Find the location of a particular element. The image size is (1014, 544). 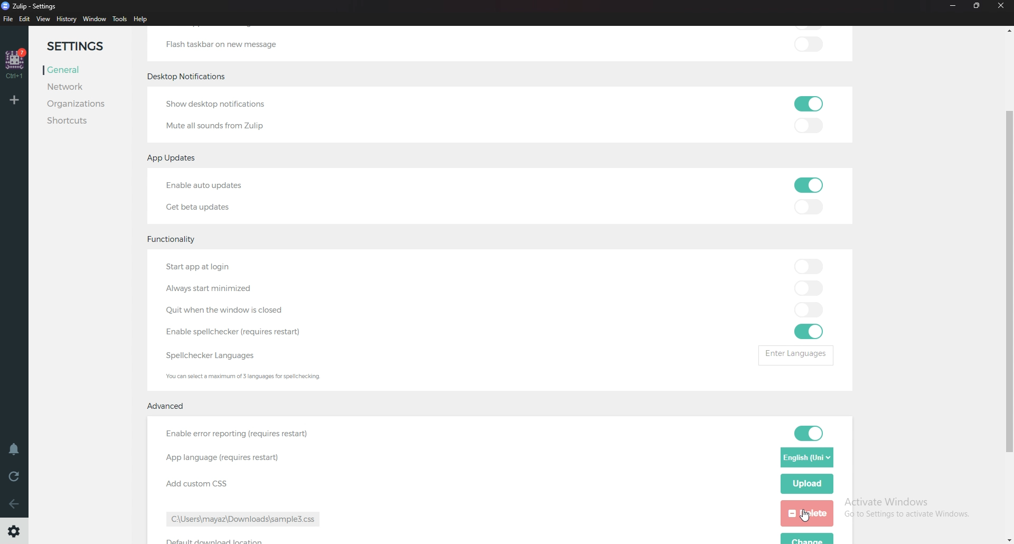

enable error reporting is located at coordinates (238, 435).